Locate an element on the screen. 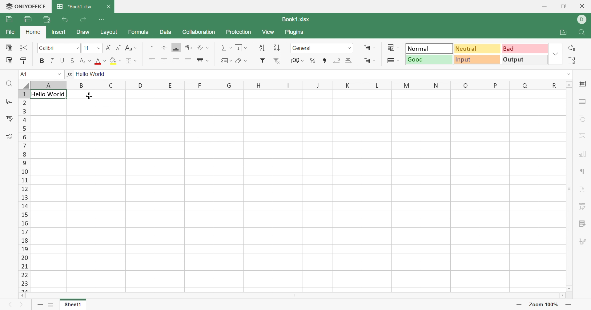 The image size is (591, 310). shape settings is located at coordinates (582, 119).